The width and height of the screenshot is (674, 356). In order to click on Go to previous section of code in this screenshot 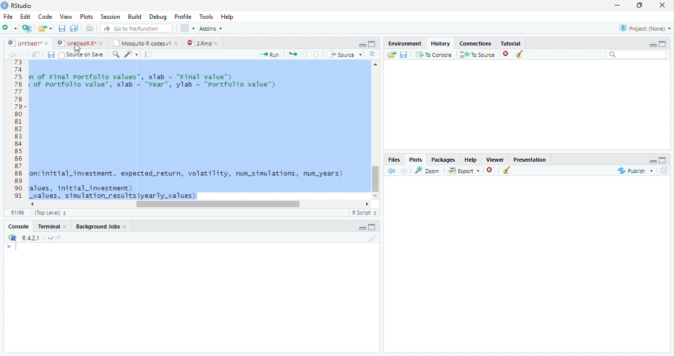, I will do `click(305, 55)`.